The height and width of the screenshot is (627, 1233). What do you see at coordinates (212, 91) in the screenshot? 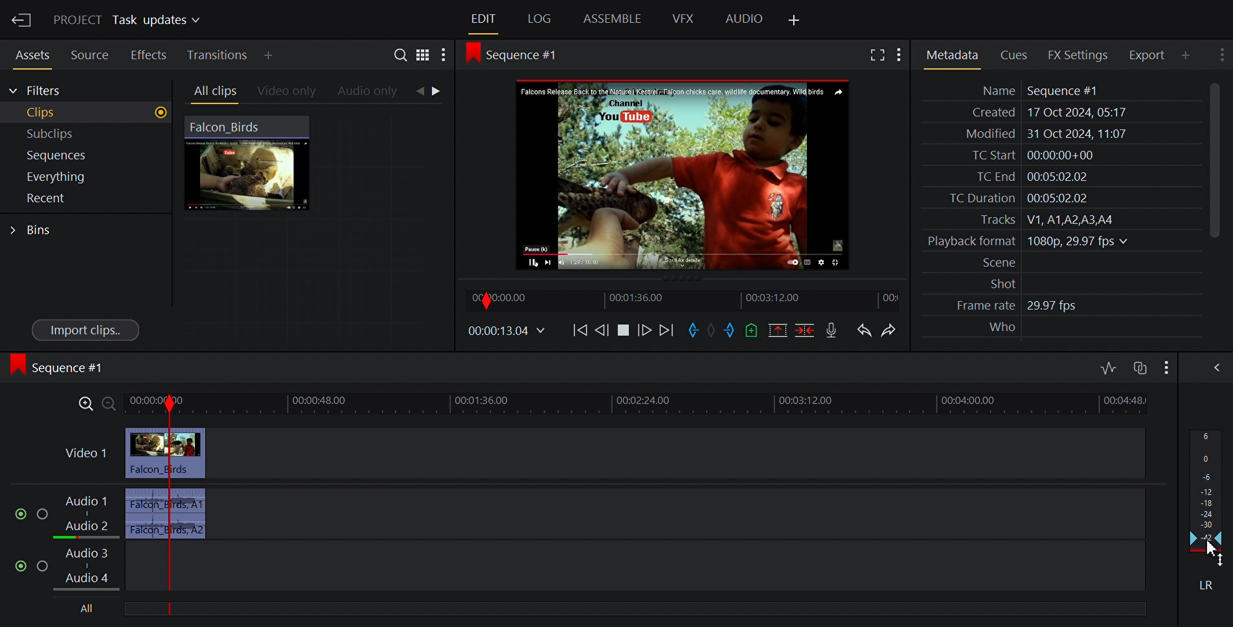
I see `All clips` at bounding box center [212, 91].